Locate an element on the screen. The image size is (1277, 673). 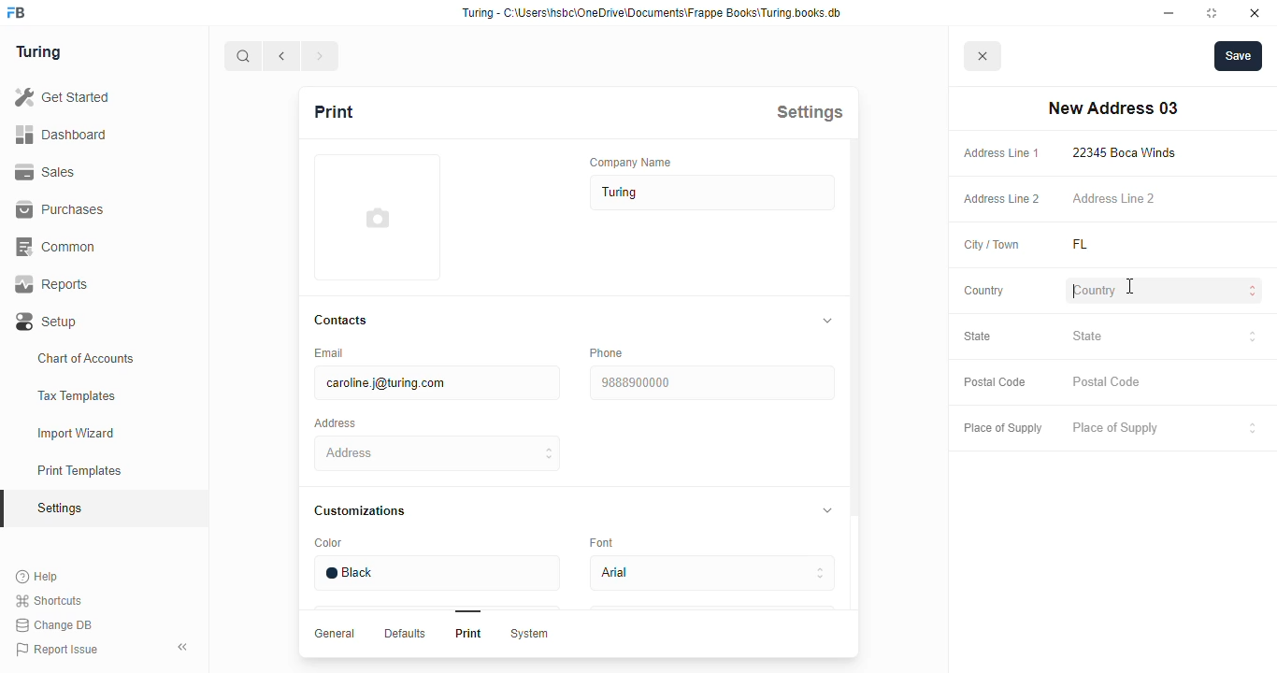
address line 1 is located at coordinates (1001, 153).